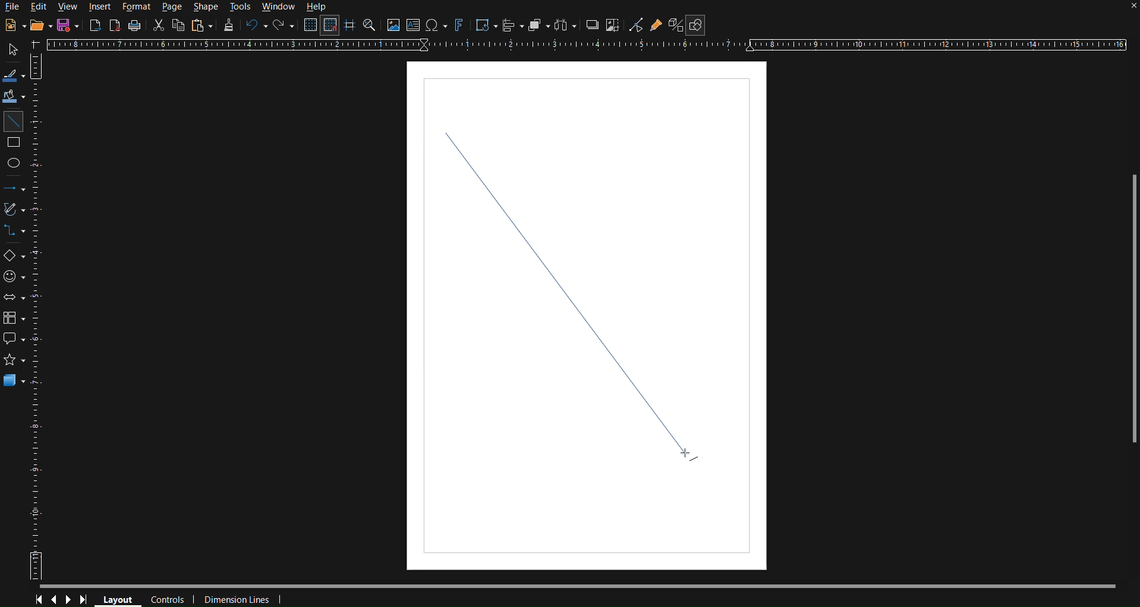 Image resolution: width=1140 pixels, height=607 pixels. What do you see at coordinates (69, 7) in the screenshot?
I see `View` at bounding box center [69, 7].